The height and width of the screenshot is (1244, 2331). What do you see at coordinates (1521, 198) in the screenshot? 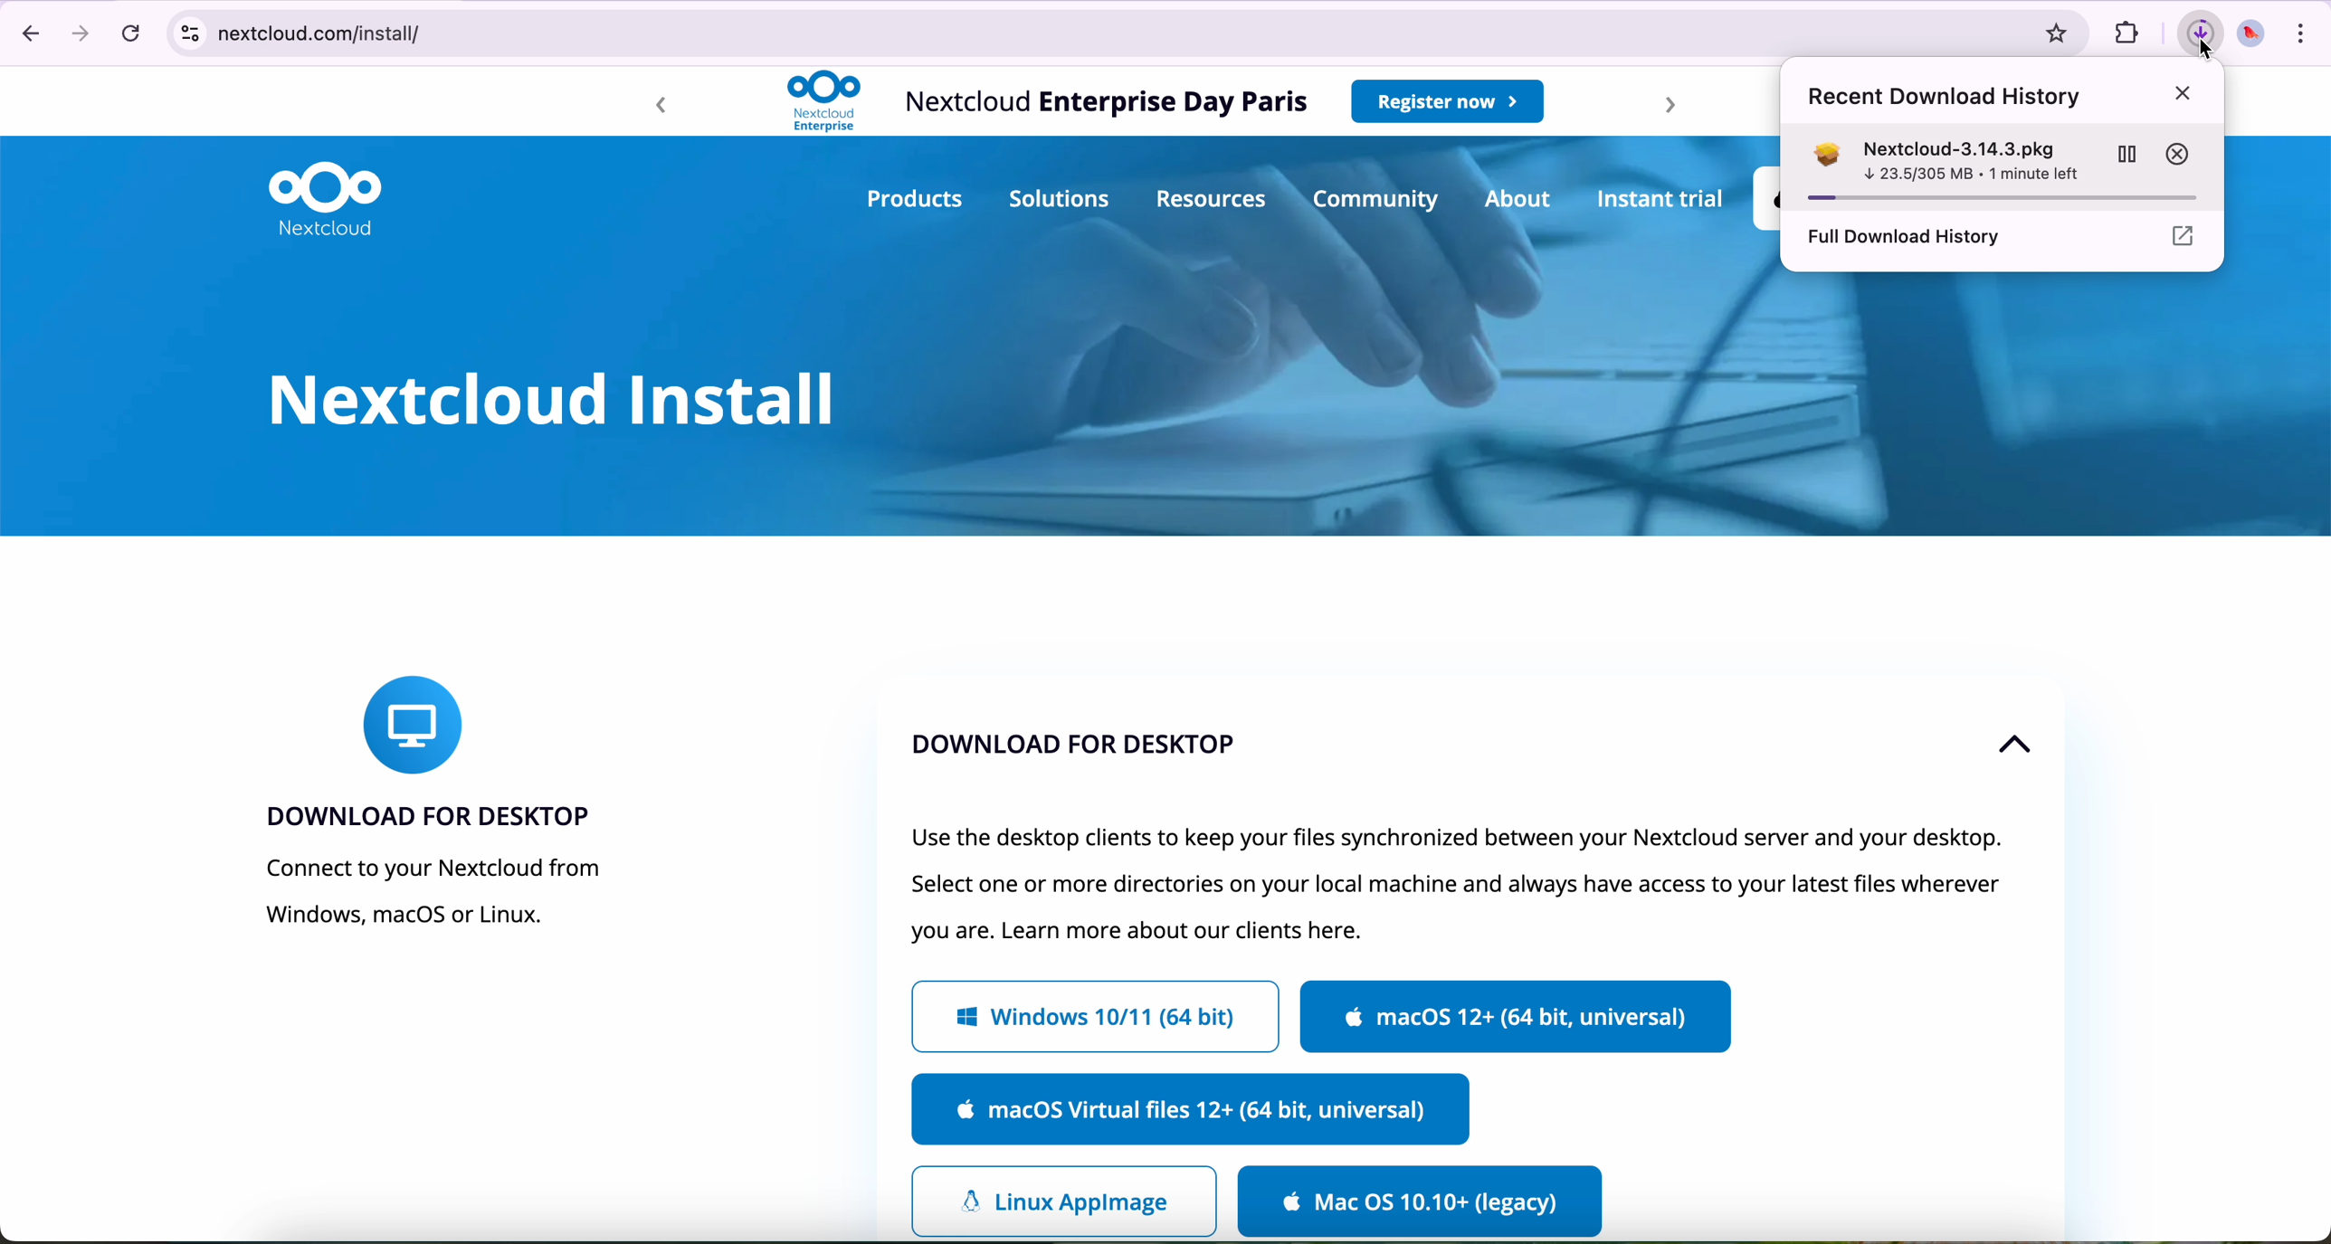
I see `about` at bounding box center [1521, 198].